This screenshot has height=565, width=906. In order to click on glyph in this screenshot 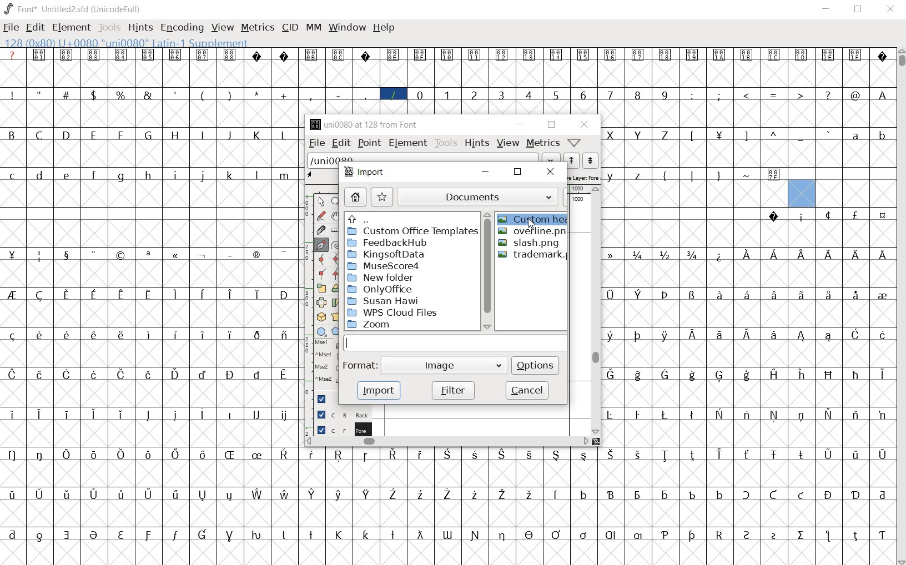, I will do `click(774, 415)`.